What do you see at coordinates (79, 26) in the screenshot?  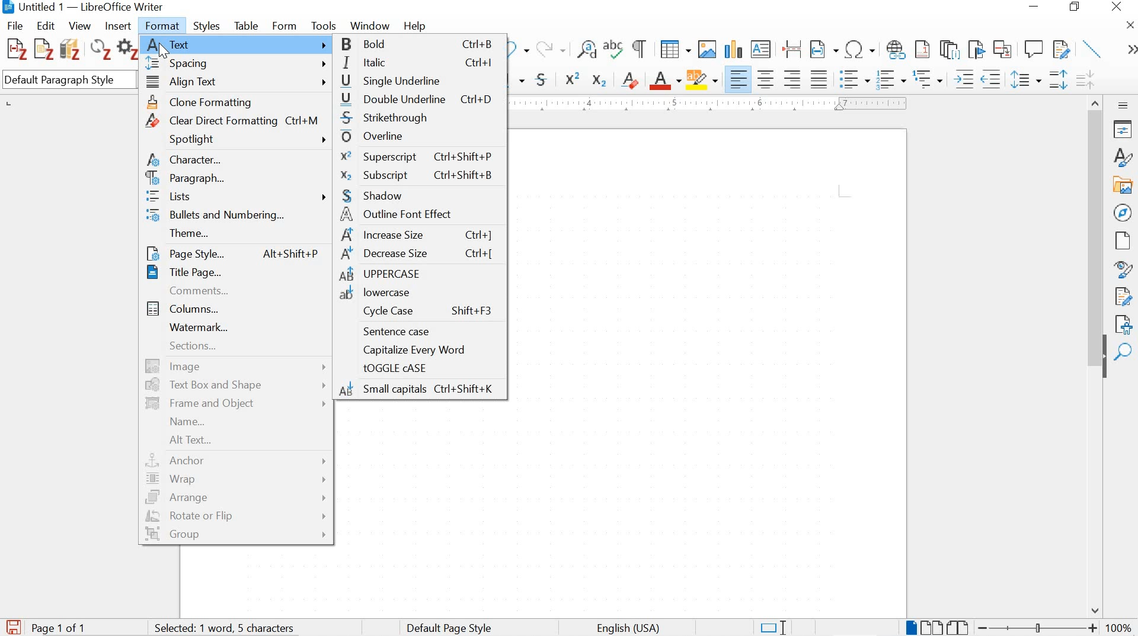 I see `view` at bounding box center [79, 26].